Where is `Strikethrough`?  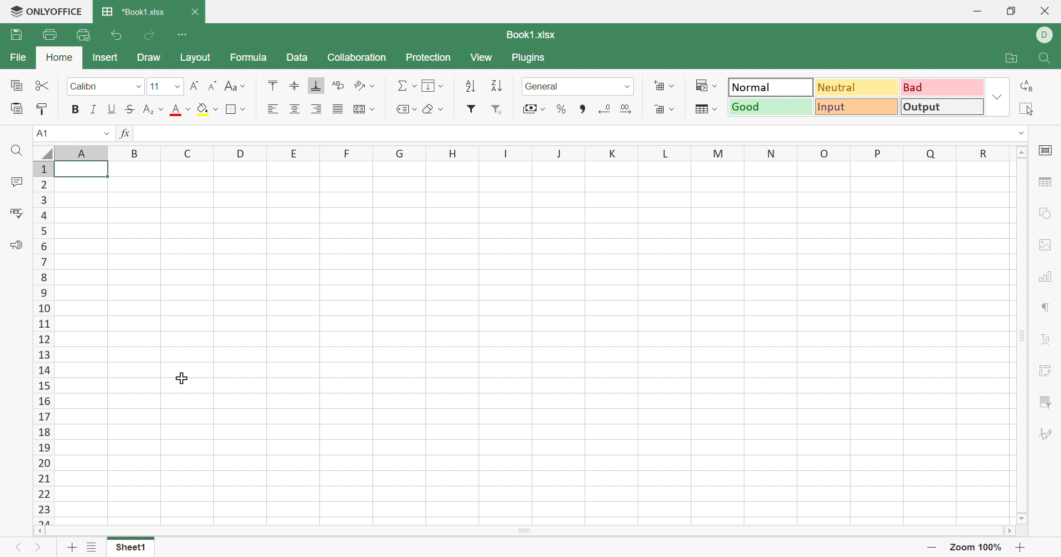
Strikethrough is located at coordinates (128, 109).